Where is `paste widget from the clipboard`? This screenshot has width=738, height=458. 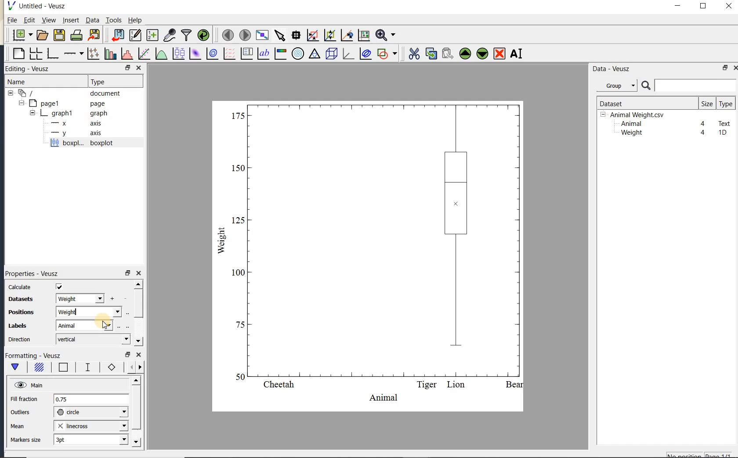
paste widget from the clipboard is located at coordinates (448, 54).